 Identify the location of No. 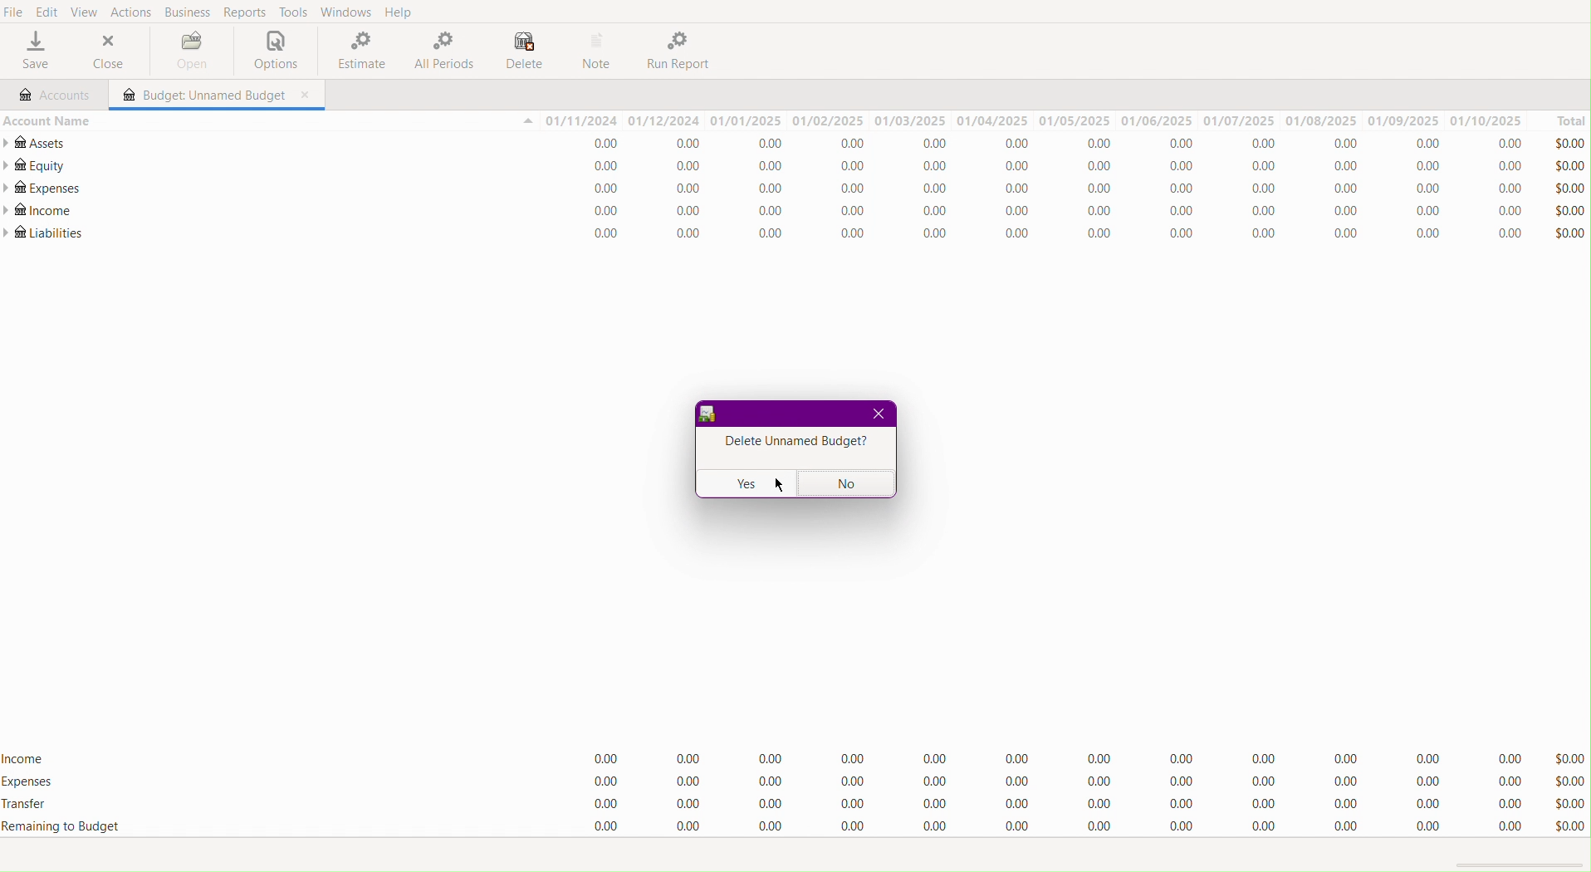
(847, 483).